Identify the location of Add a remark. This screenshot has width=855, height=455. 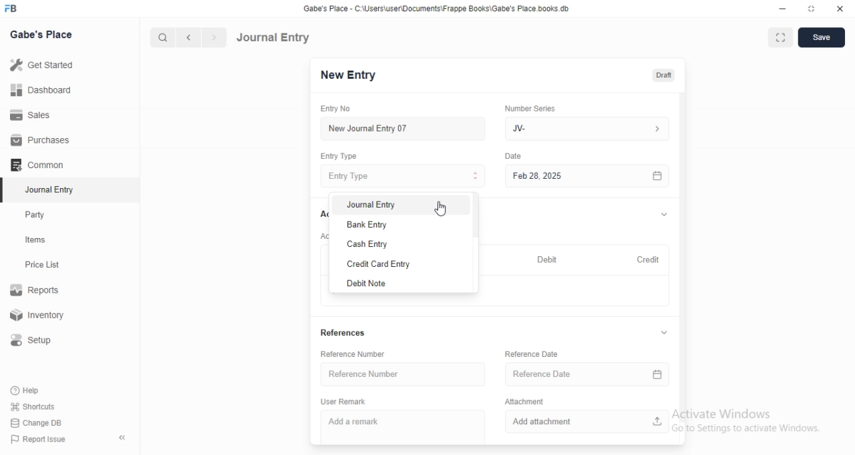
(361, 422).